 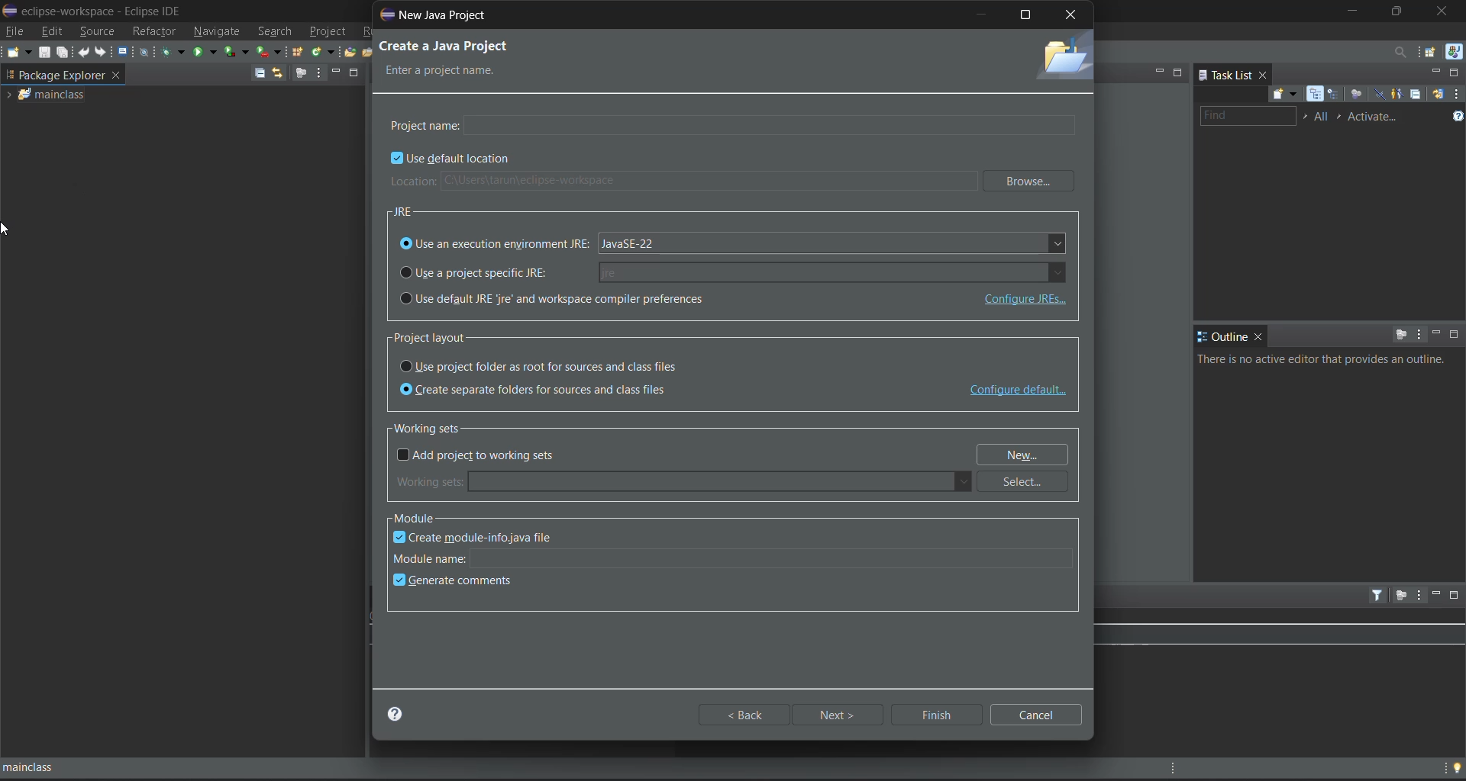 What do you see at coordinates (1454, 52) in the screenshot?
I see `java` at bounding box center [1454, 52].